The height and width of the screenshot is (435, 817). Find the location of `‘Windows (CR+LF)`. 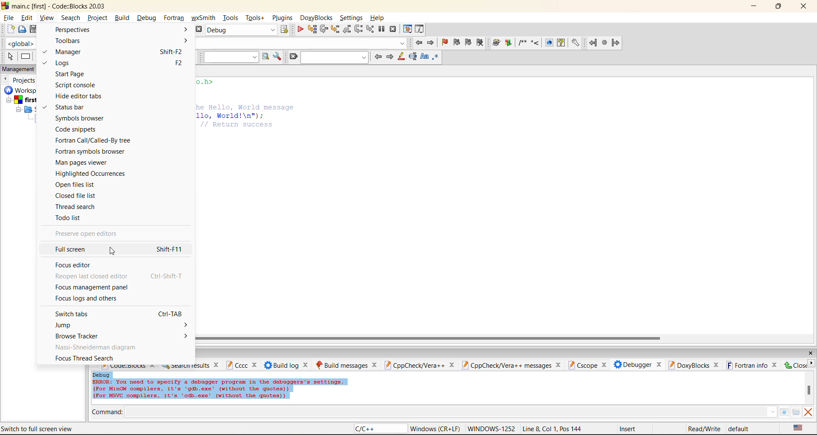

‘Windows (CR+LF) is located at coordinates (434, 429).